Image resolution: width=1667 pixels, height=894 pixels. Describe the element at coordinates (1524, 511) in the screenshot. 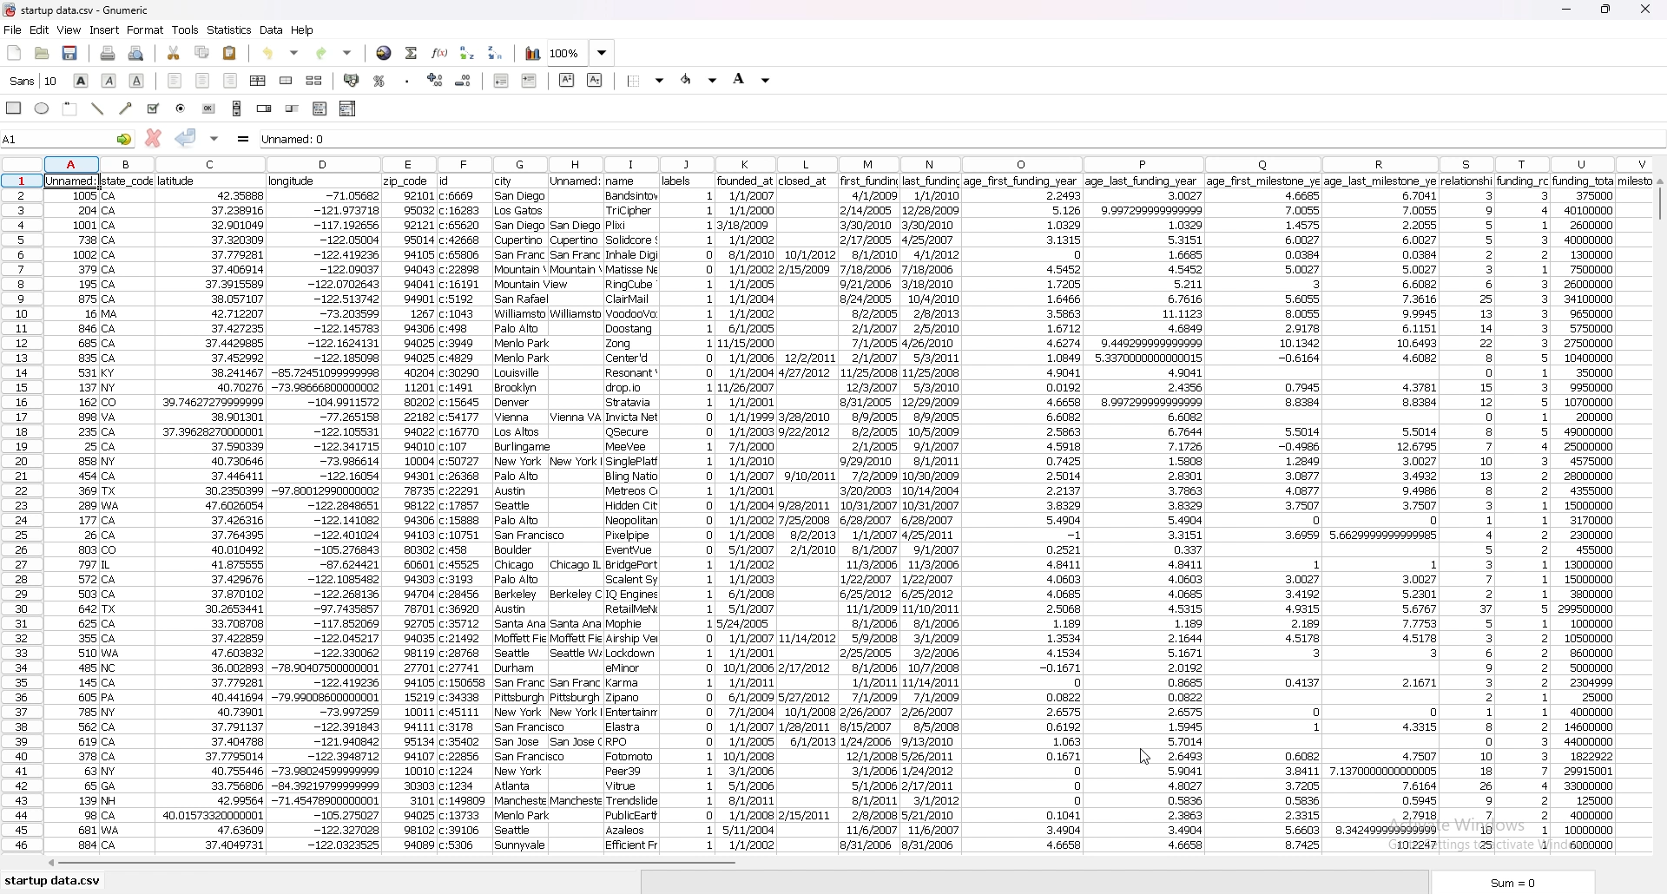

I see `data` at that location.